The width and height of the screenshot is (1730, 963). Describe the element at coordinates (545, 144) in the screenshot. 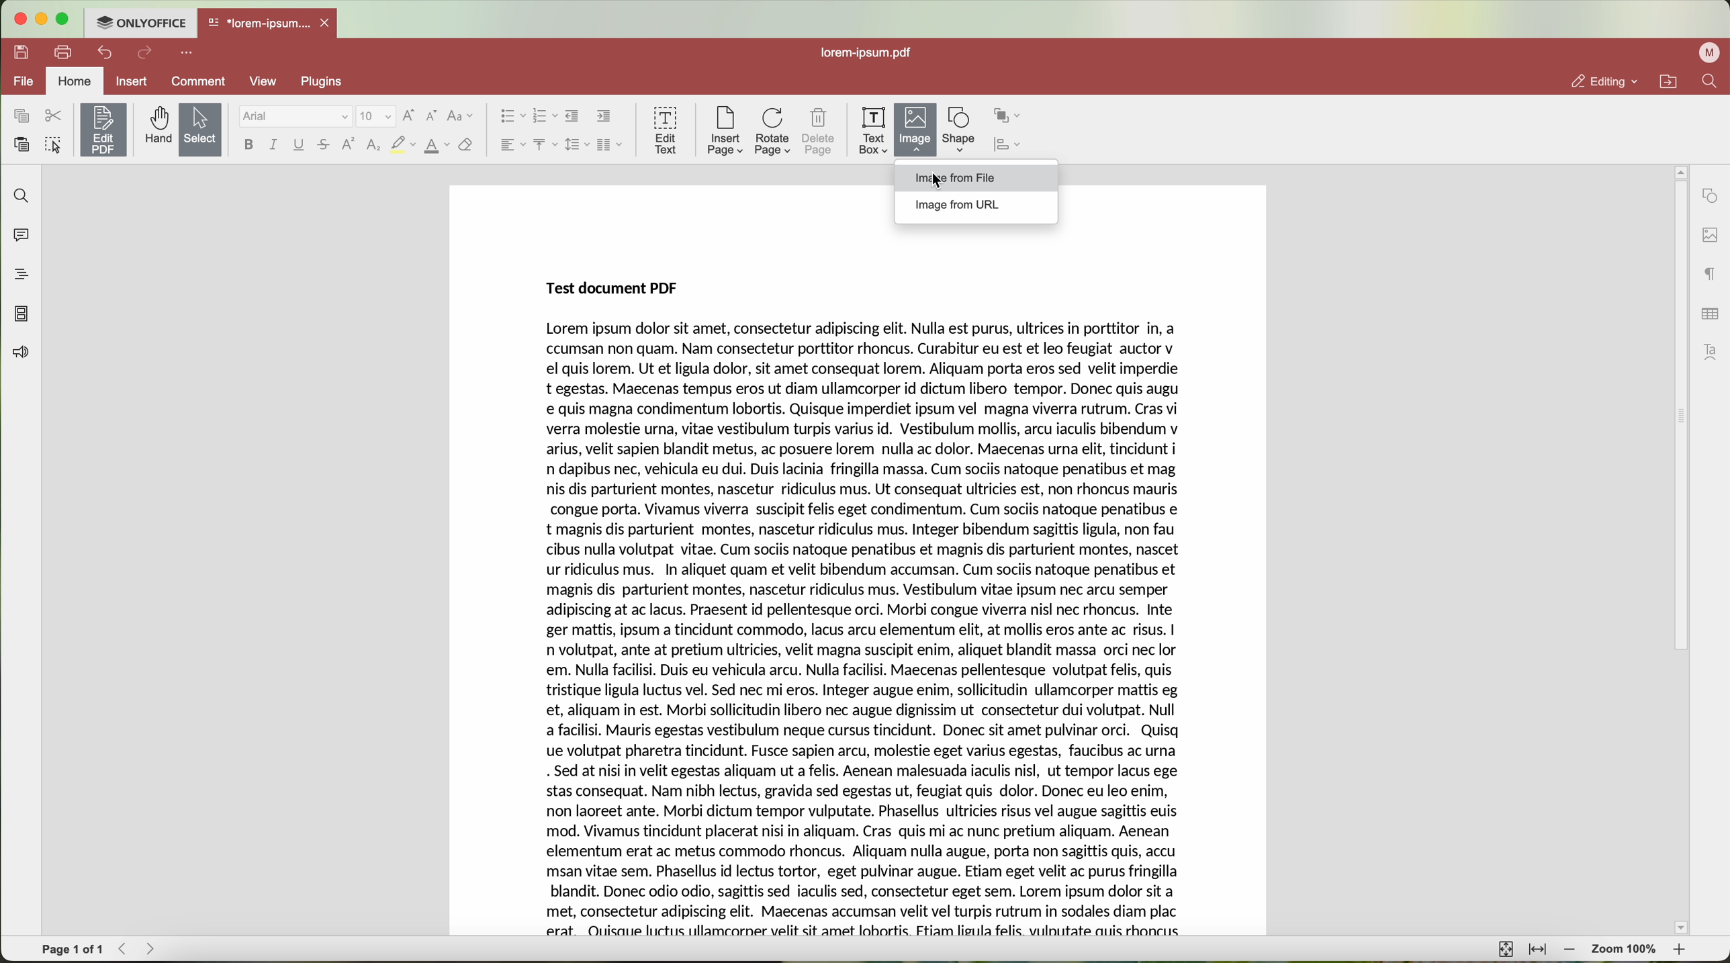

I see `vertical align` at that location.